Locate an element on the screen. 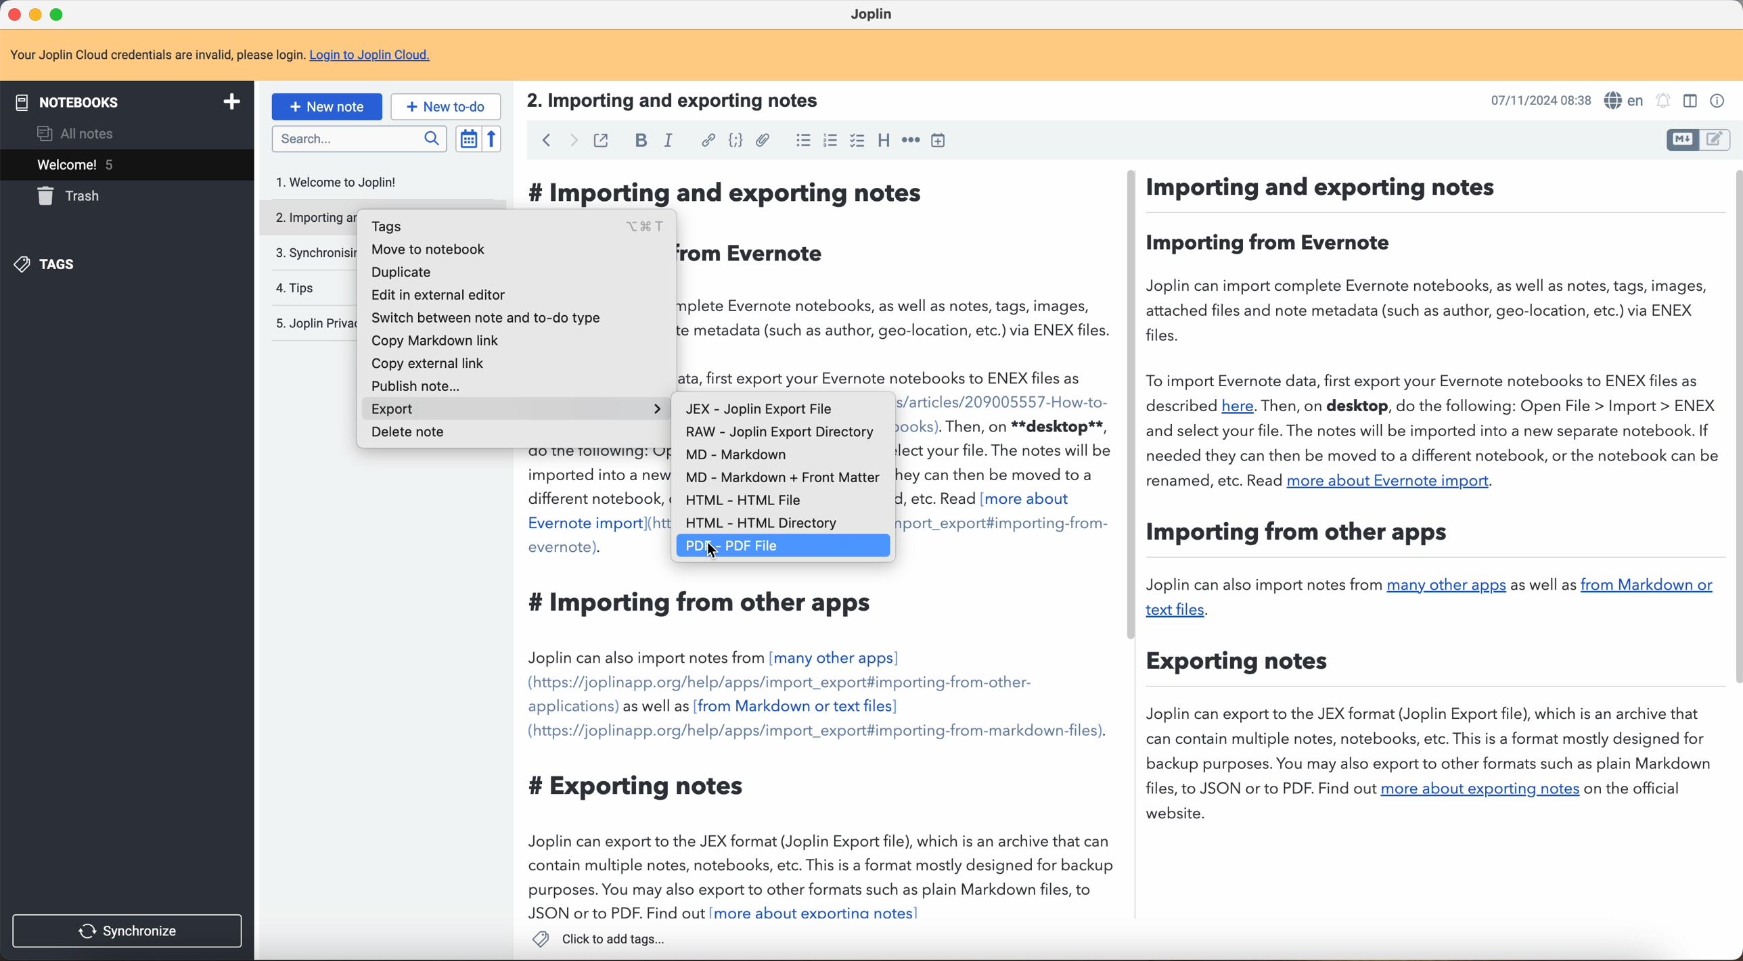  heading is located at coordinates (884, 142).